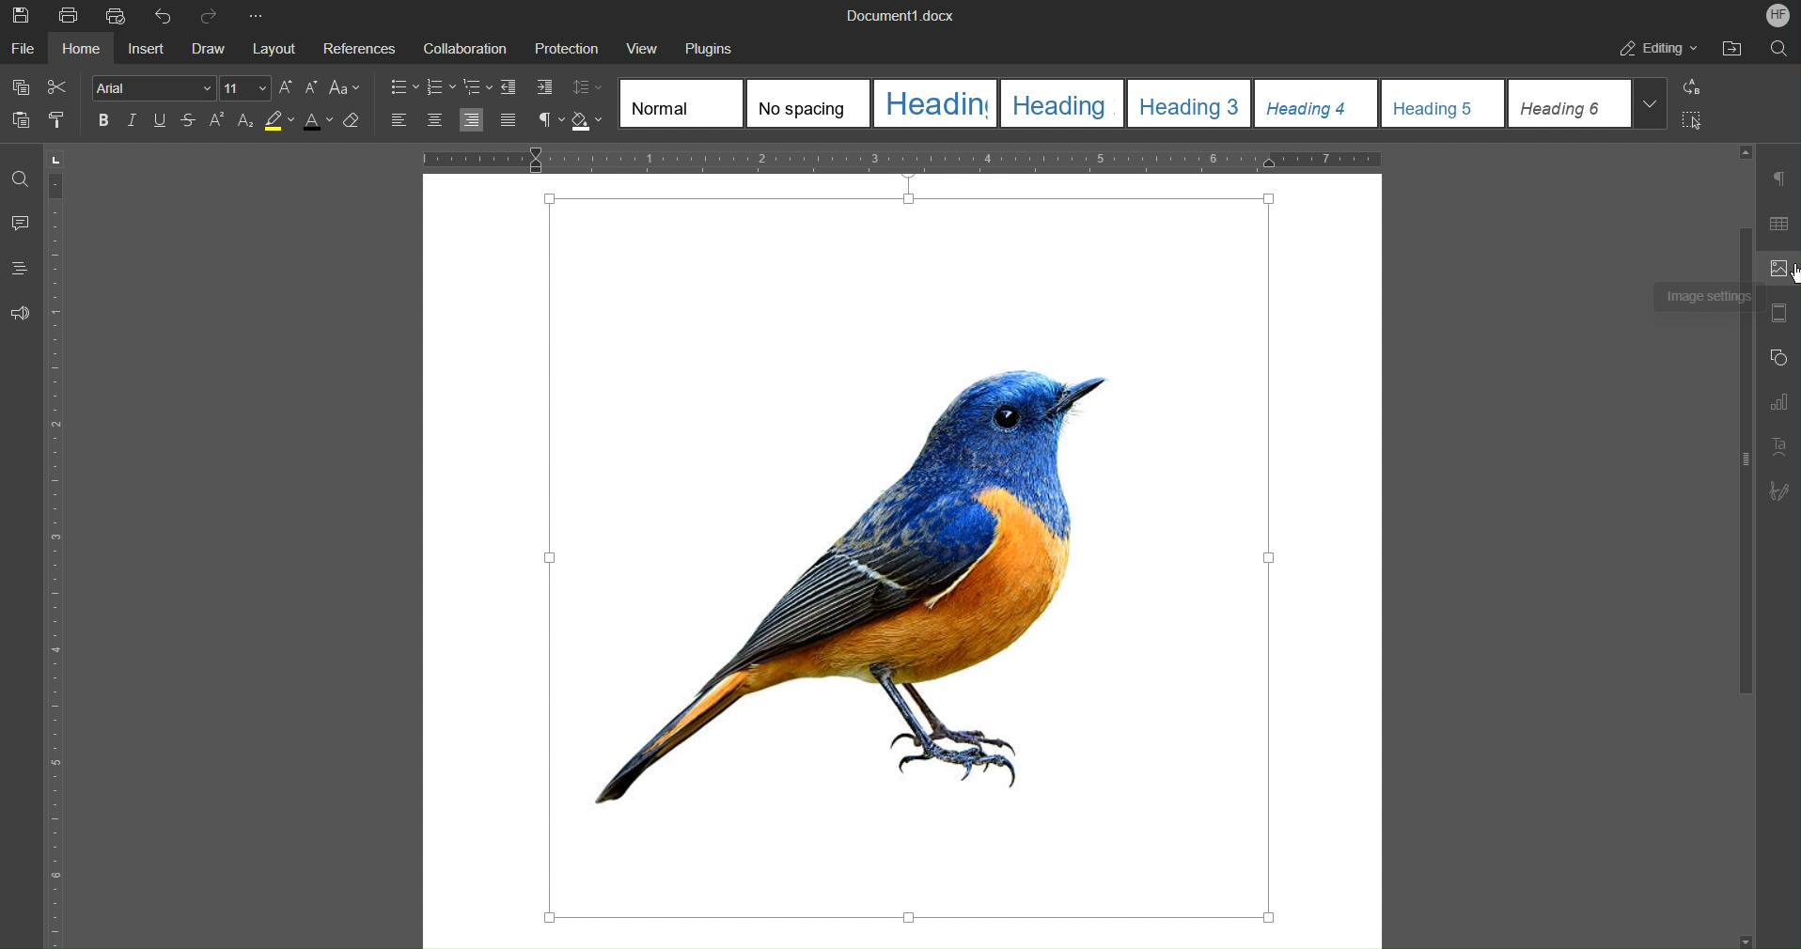 The height and width of the screenshot is (949, 1801). What do you see at coordinates (1191, 102) in the screenshot?
I see `Heading 3` at bounding box center [1191, 102].